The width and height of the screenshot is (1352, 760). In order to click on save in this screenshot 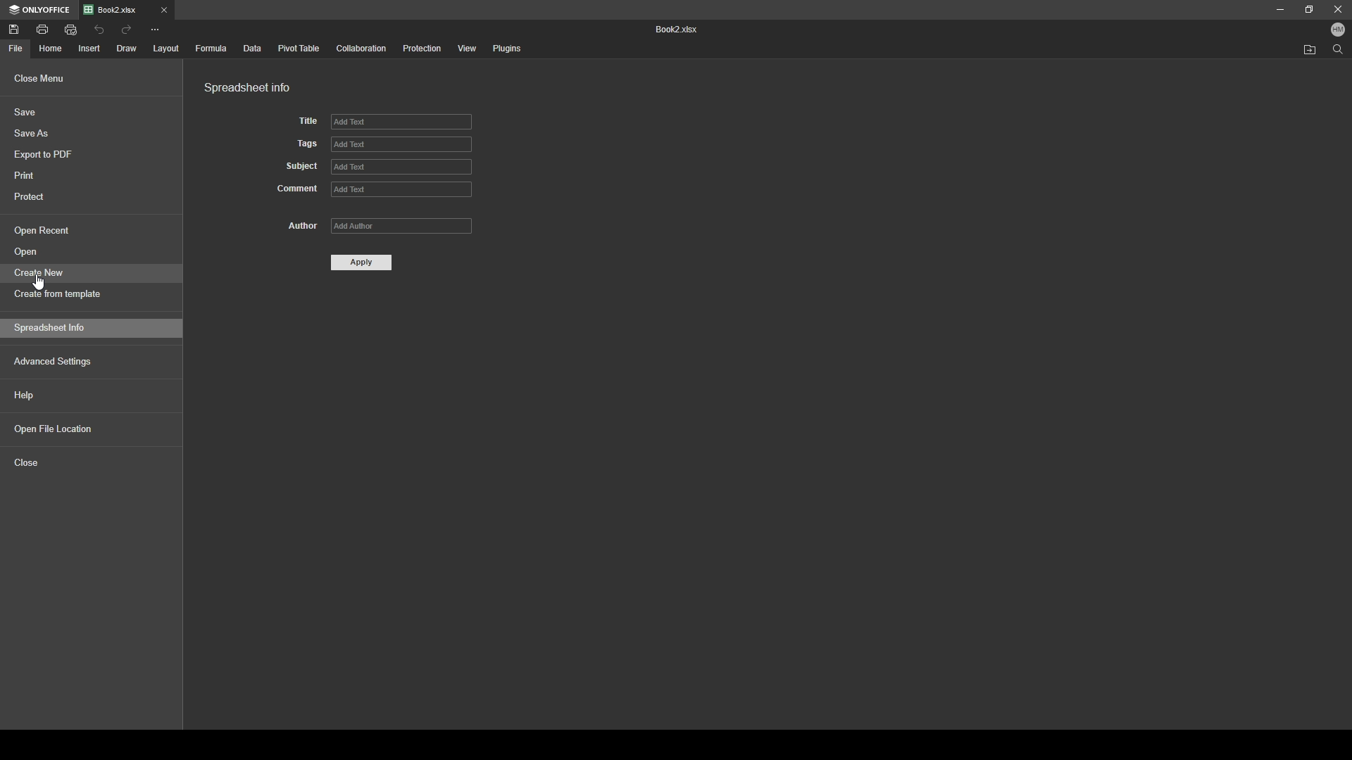, I will do `click(15, 29)`.